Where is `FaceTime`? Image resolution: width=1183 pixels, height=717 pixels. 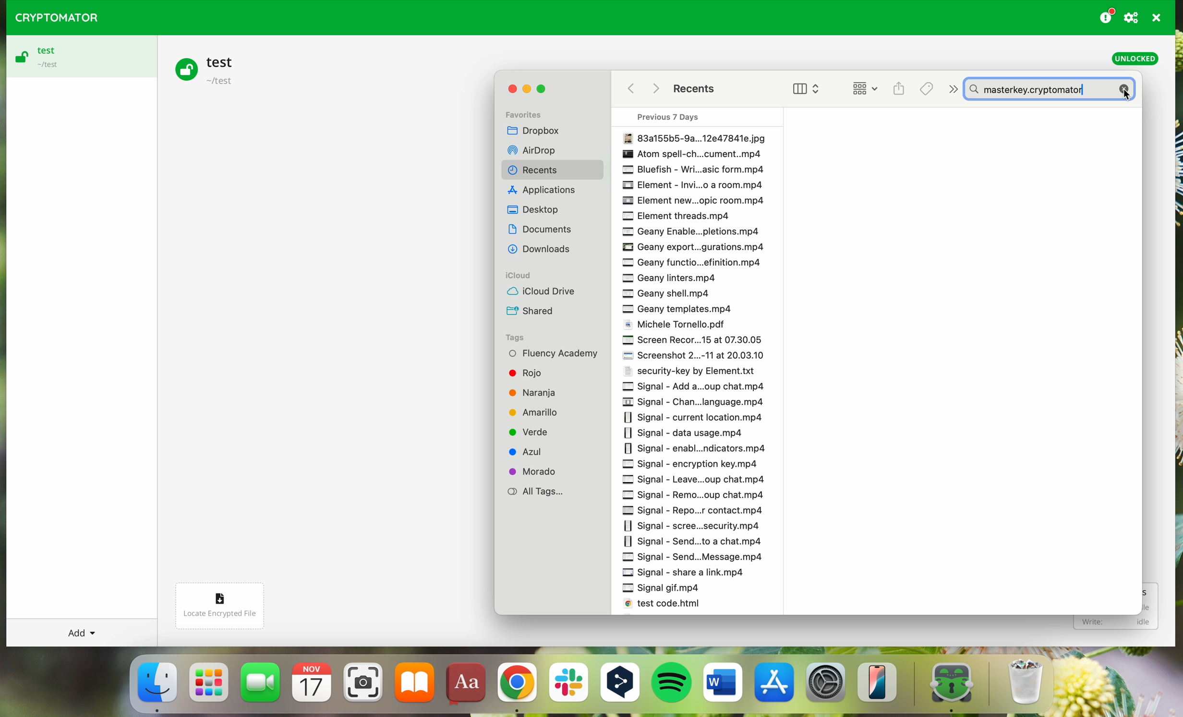 FaceTime is located at coordinates (262, 686).